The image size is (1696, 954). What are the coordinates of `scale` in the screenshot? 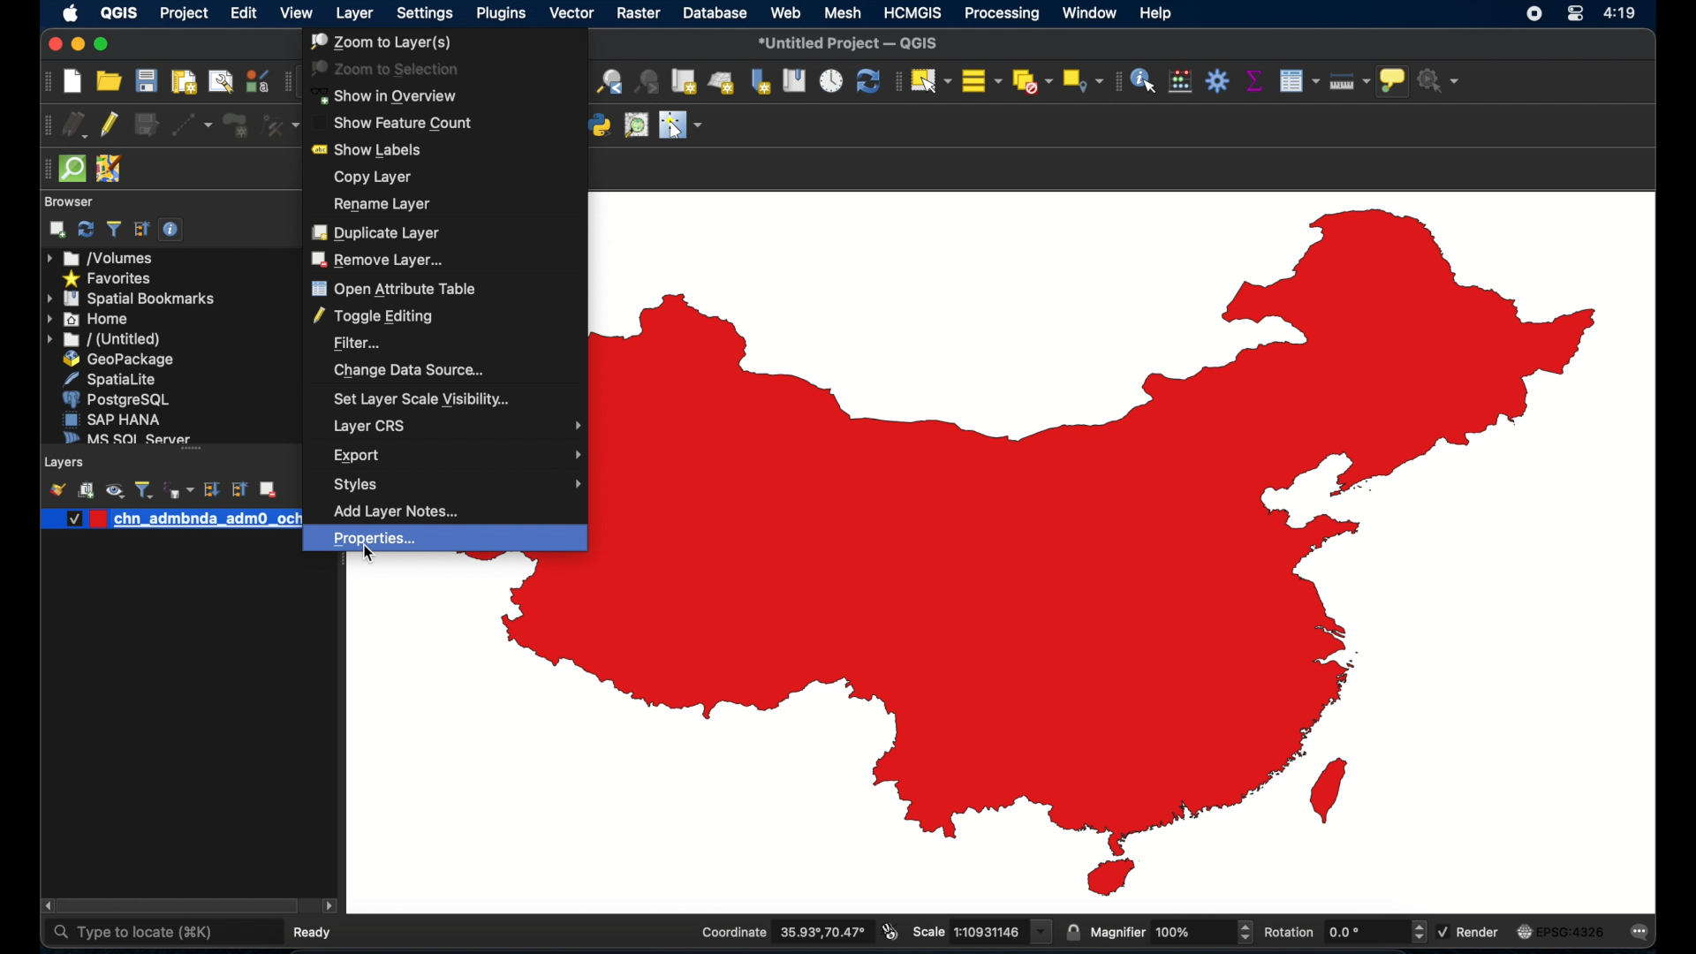 It's located at (980, 932).